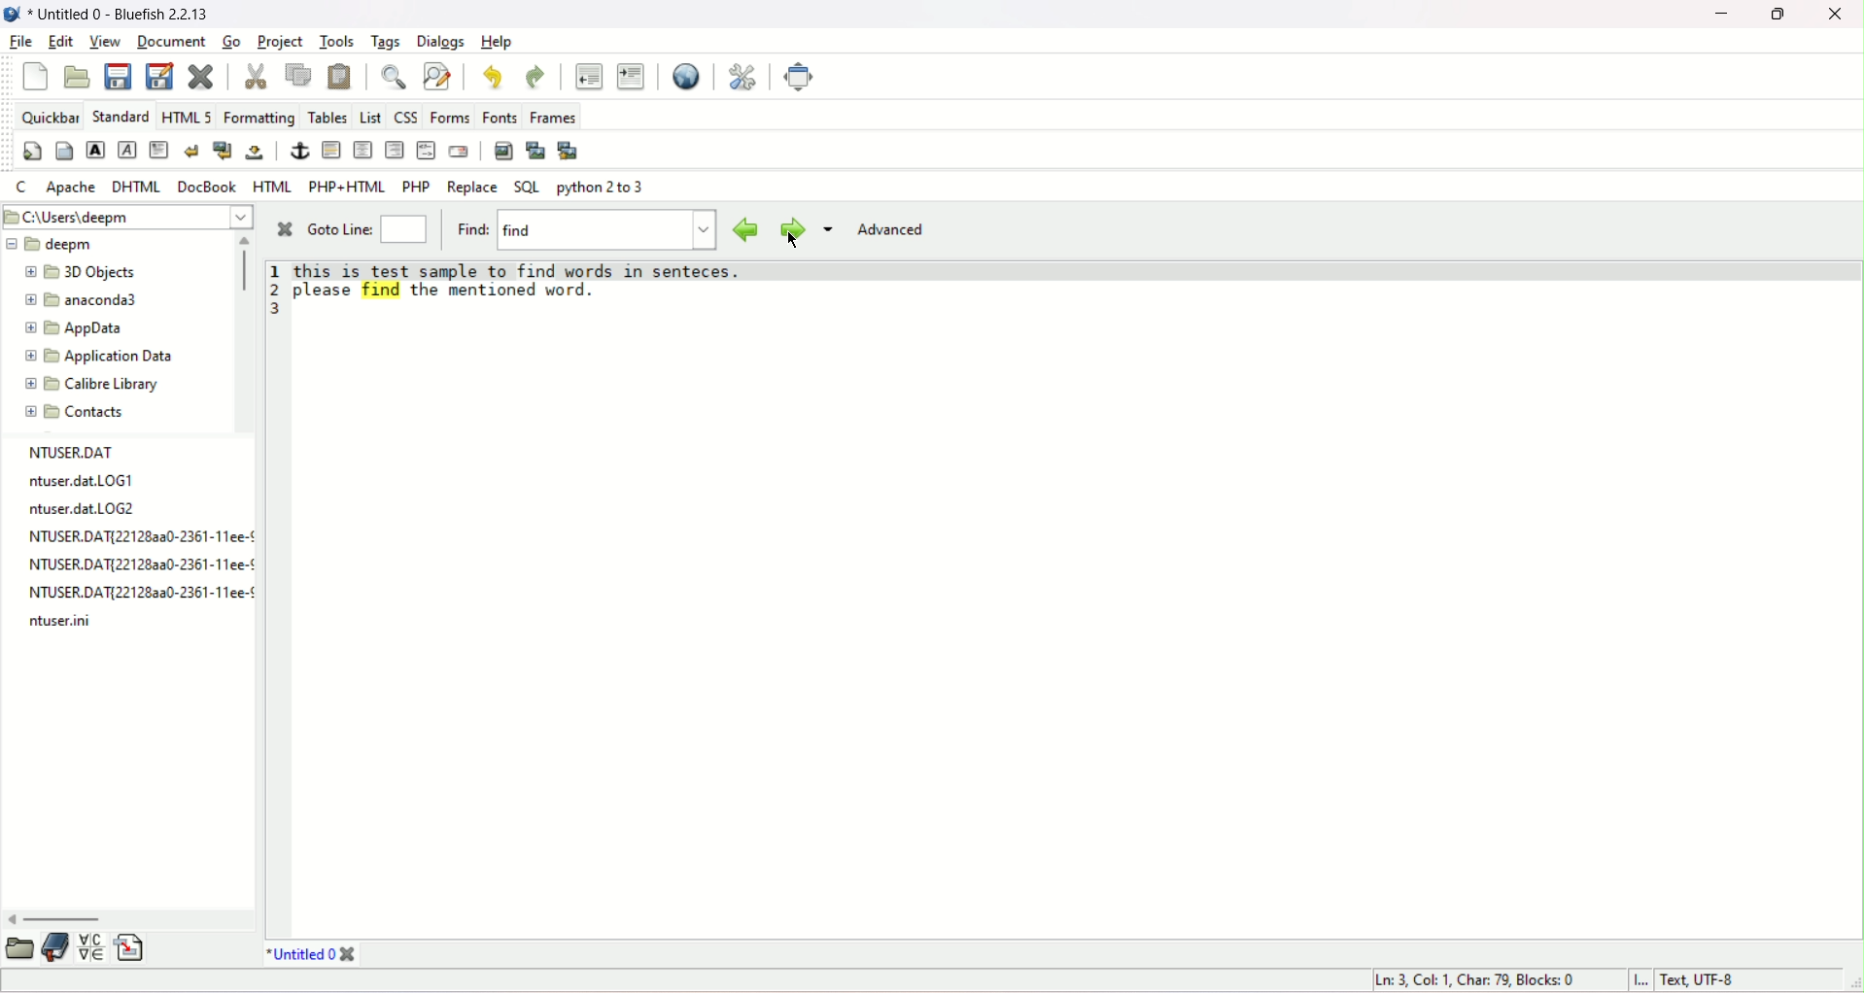 Image resolution: width=1864 pixels, height=993 pixels. I want to click on help, so click(497, 43).